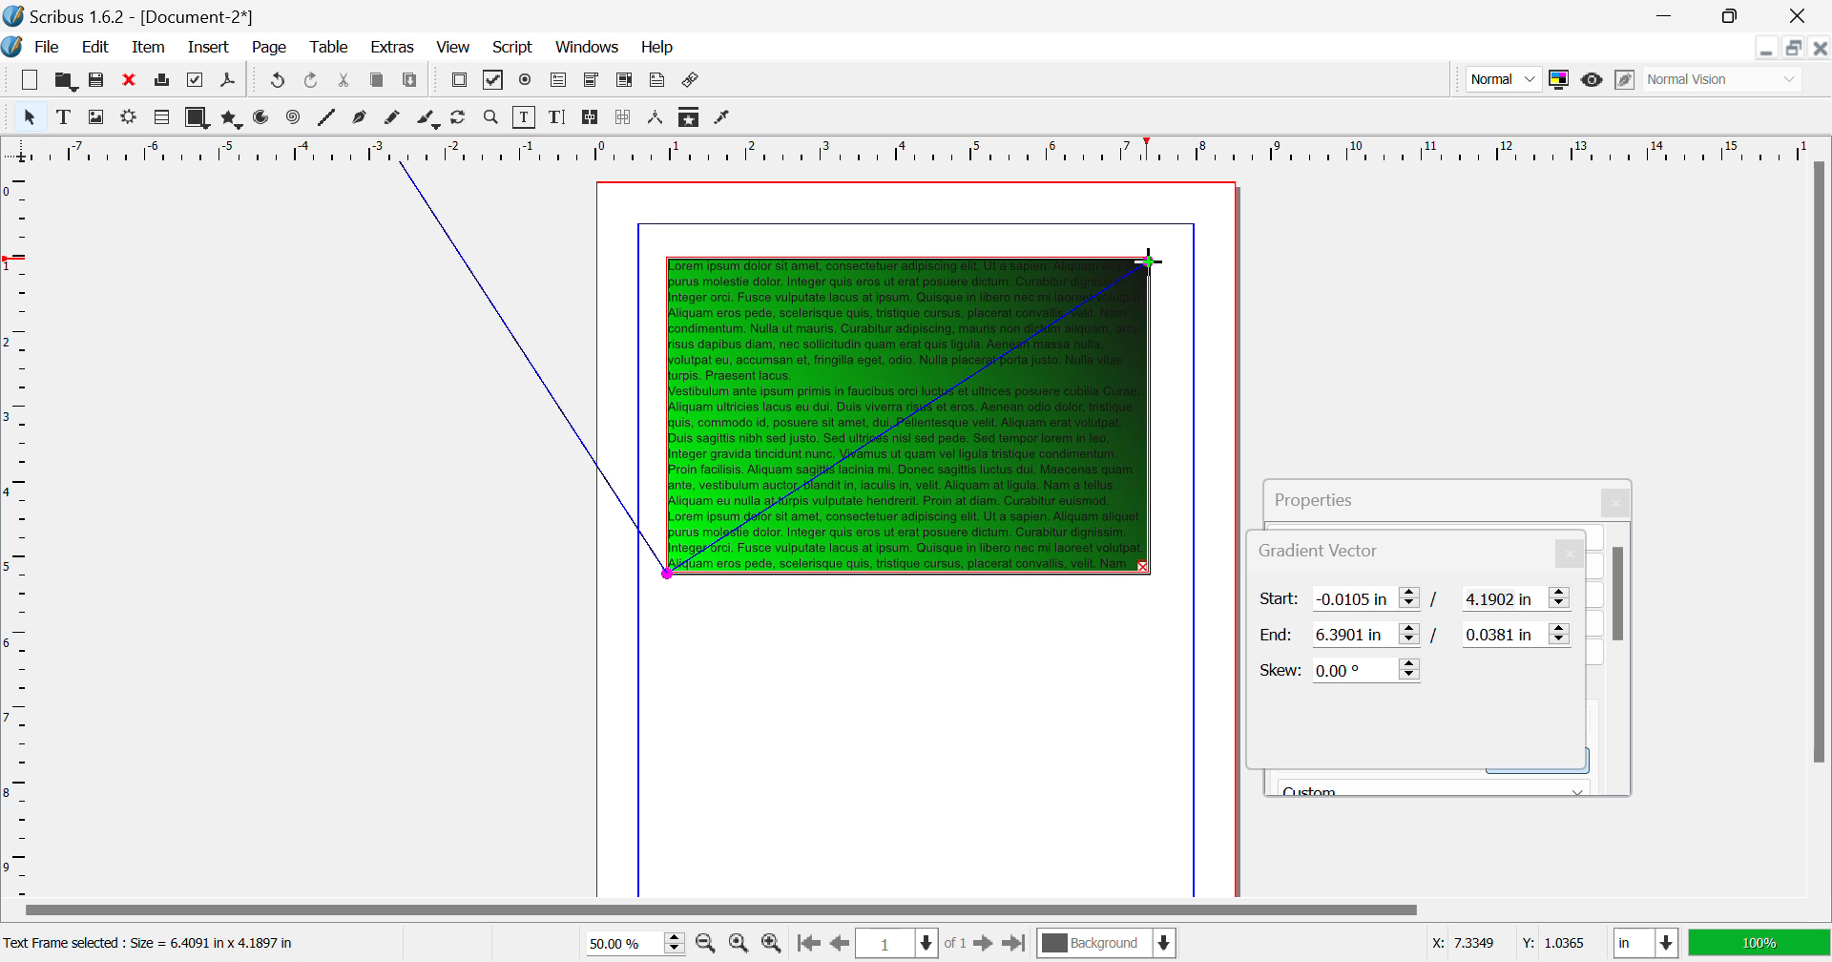  Describe the element at coordinates (164, 80) in the screenshot. I see `Print` at that location.